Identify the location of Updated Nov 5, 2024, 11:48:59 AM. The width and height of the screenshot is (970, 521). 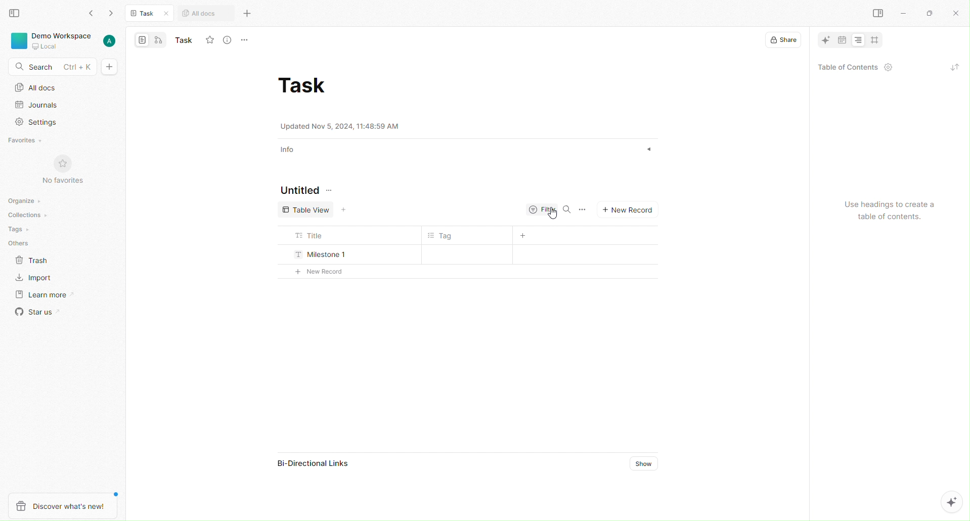
(346, 126).